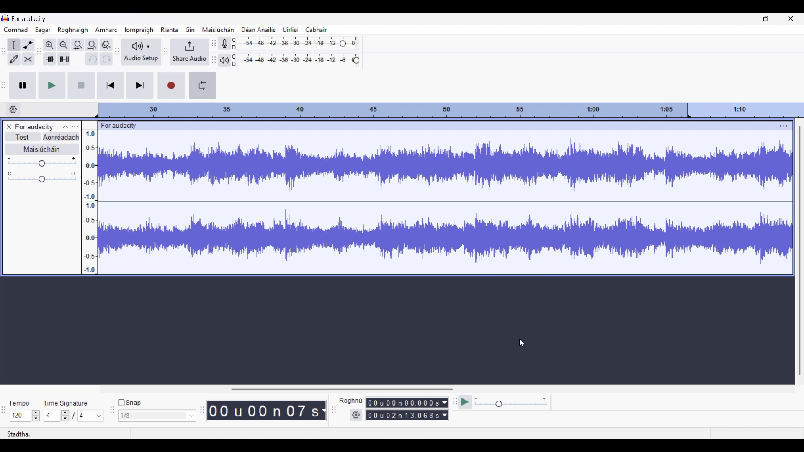  Describe the element at coordinates (64, 59) in the screenshot. I see `Silence audio selection` at that location.